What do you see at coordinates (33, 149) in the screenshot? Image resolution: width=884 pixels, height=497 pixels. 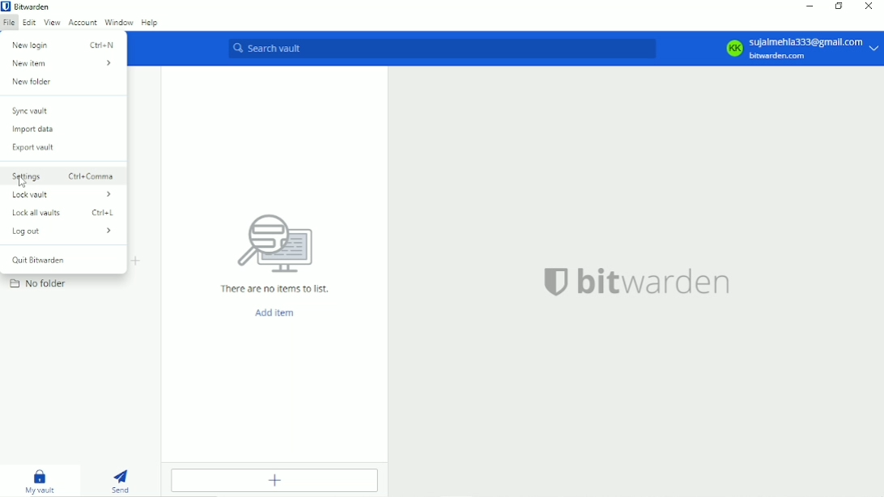 I see `Export vault` at bounding box center [33, 149].